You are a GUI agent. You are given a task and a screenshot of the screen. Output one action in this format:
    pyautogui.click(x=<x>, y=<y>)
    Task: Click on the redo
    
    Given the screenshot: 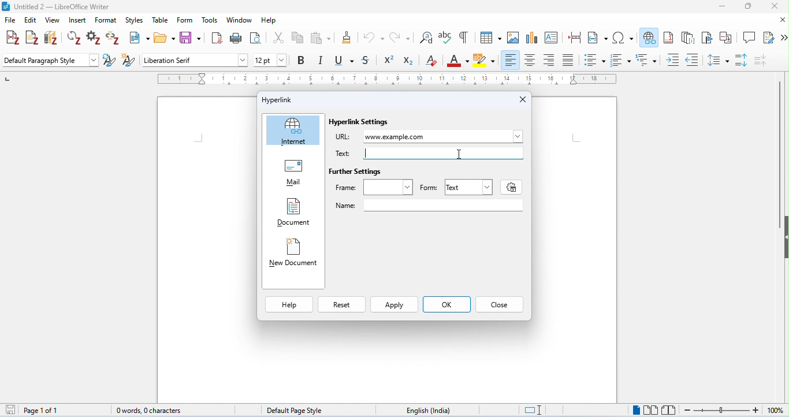 What is the action you would take?
    pyautogui.click(x=400, y=38)
    